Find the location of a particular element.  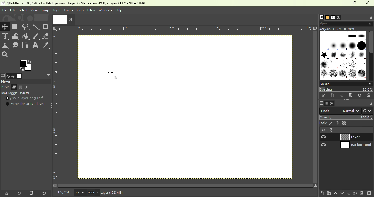

Undo history is located at coordinates (13, 76).